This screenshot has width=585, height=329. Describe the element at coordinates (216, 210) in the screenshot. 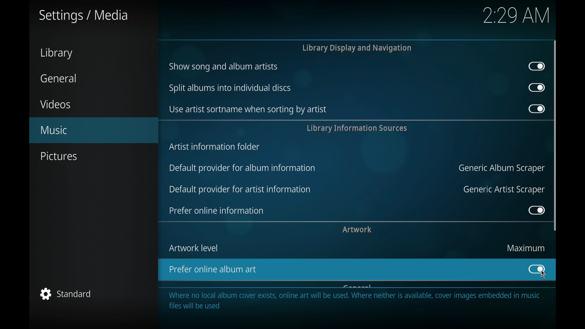

I see `prefer online information` at that location.